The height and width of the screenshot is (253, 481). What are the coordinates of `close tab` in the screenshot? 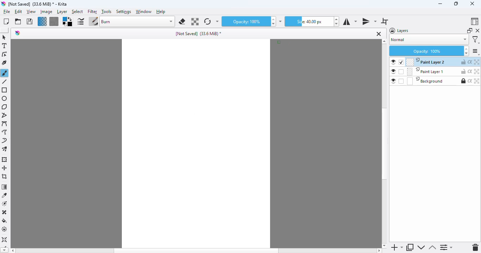 It's located at (379, 34).